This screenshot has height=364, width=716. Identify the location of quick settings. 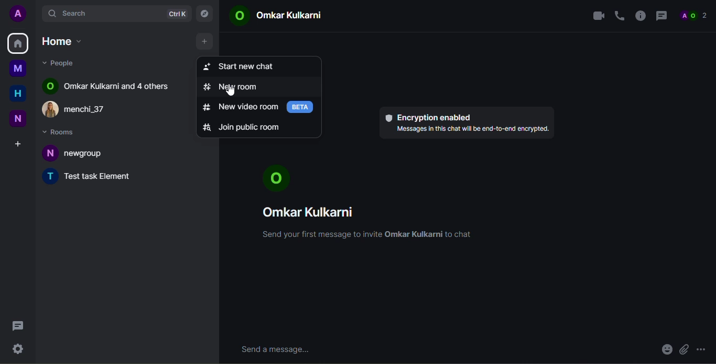
(17, 347).